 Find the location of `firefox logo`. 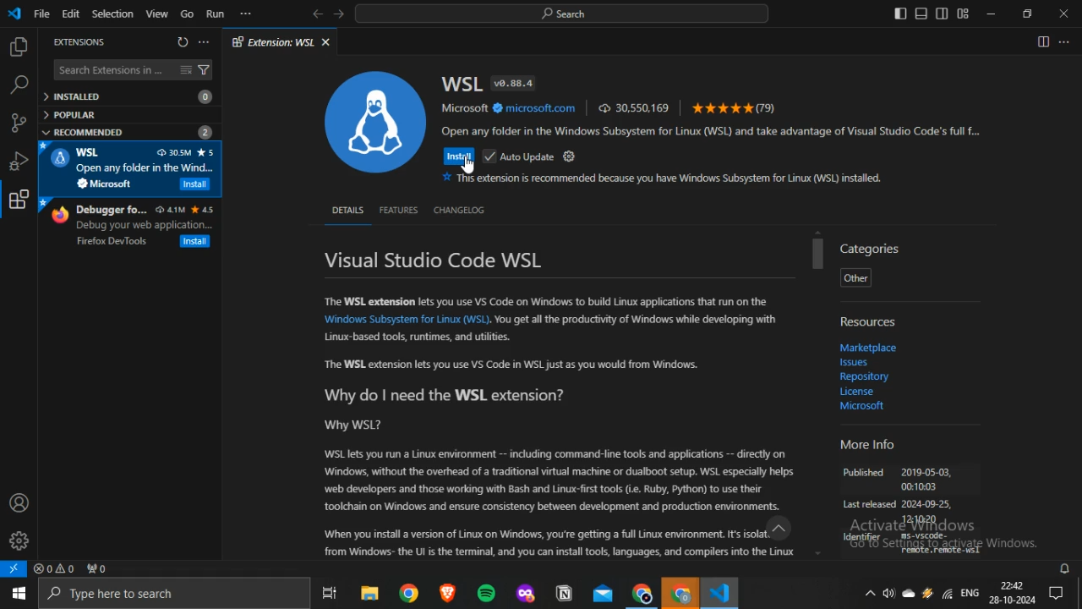

firefox logo is located at coordinates (58, 214).